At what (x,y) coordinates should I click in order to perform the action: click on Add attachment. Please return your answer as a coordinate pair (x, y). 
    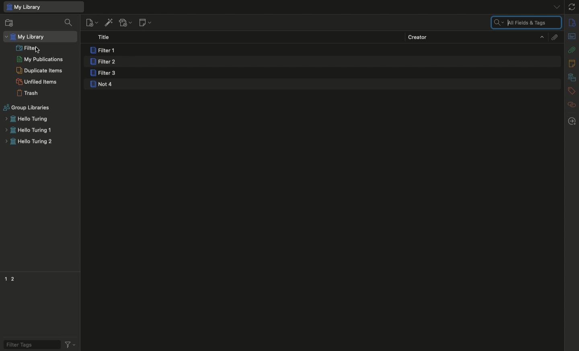
    Looking at the image, I should click on (125, 23).